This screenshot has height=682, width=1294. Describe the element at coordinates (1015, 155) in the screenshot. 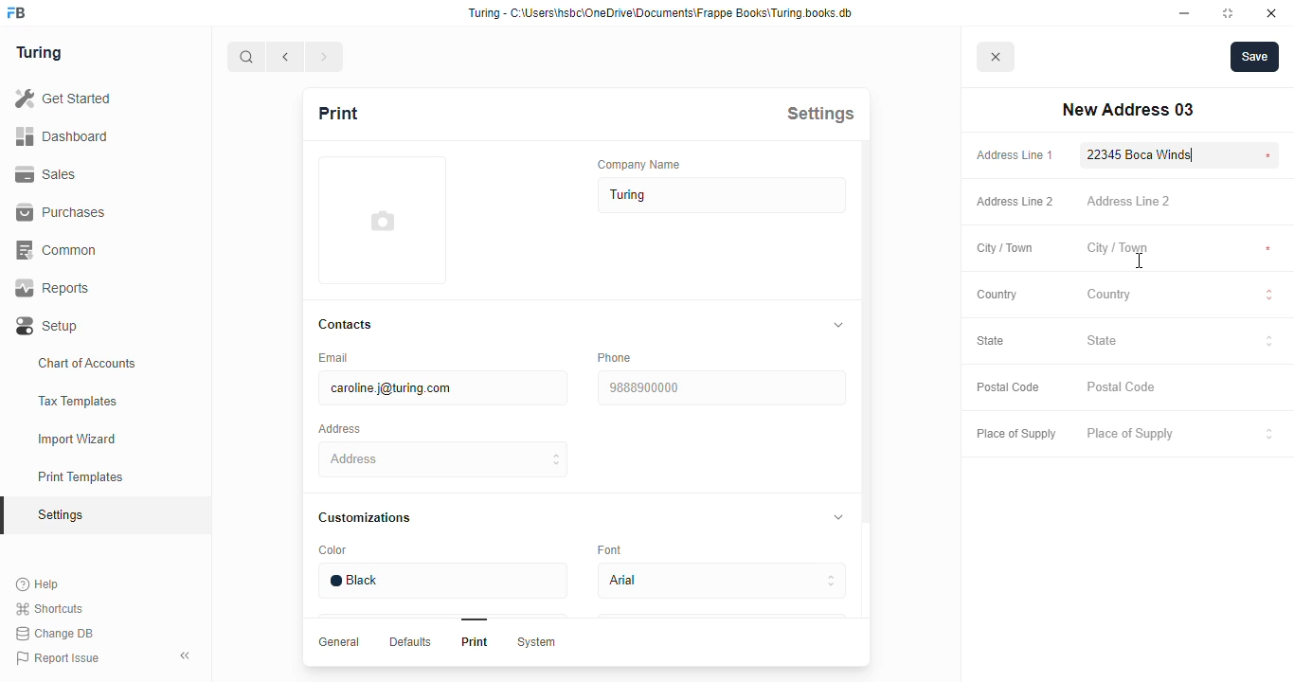

I see `address line 1` at that location.